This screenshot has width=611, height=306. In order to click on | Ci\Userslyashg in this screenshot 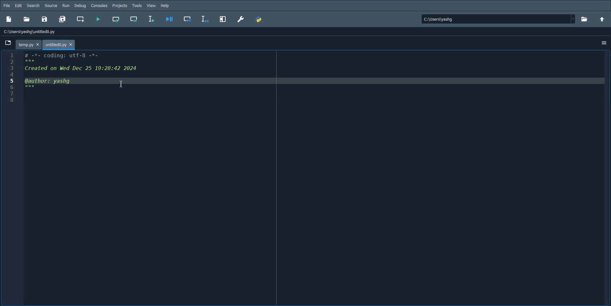, I will do `click(442, 20)`.